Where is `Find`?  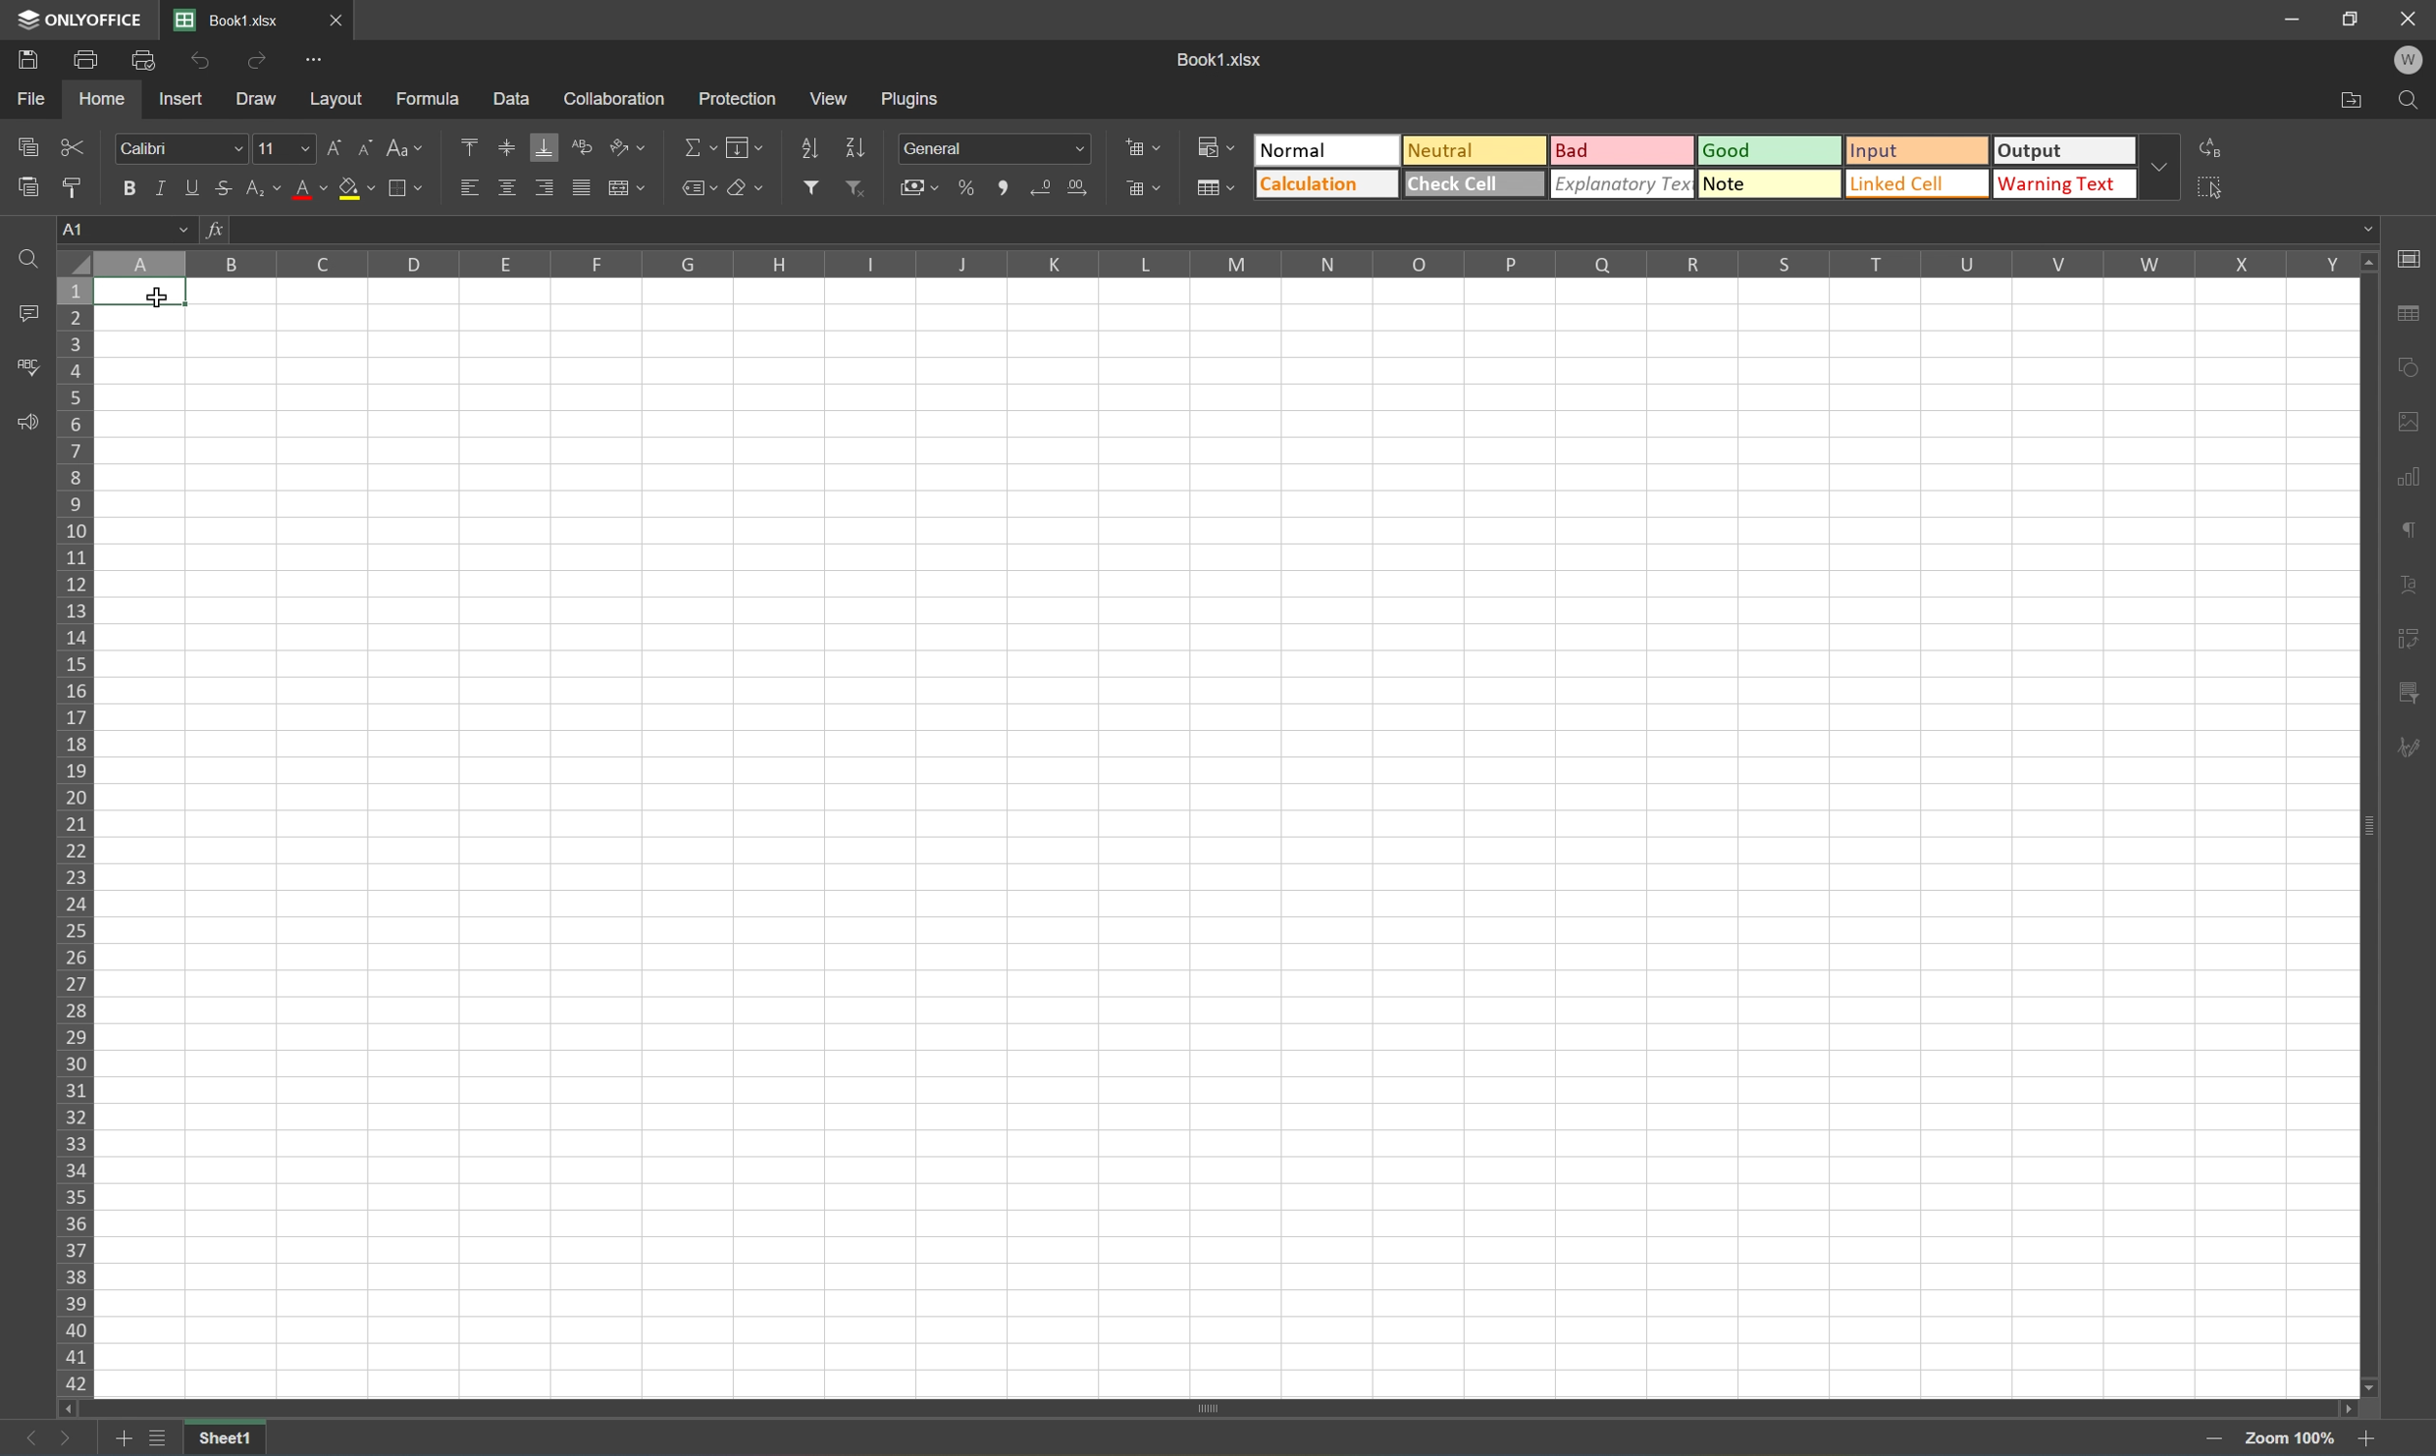 Find is located at coordinates (2413, 101).